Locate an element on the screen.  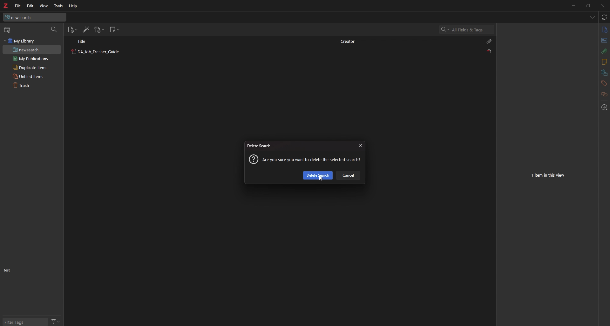
file is located at coordinates (18, 6).